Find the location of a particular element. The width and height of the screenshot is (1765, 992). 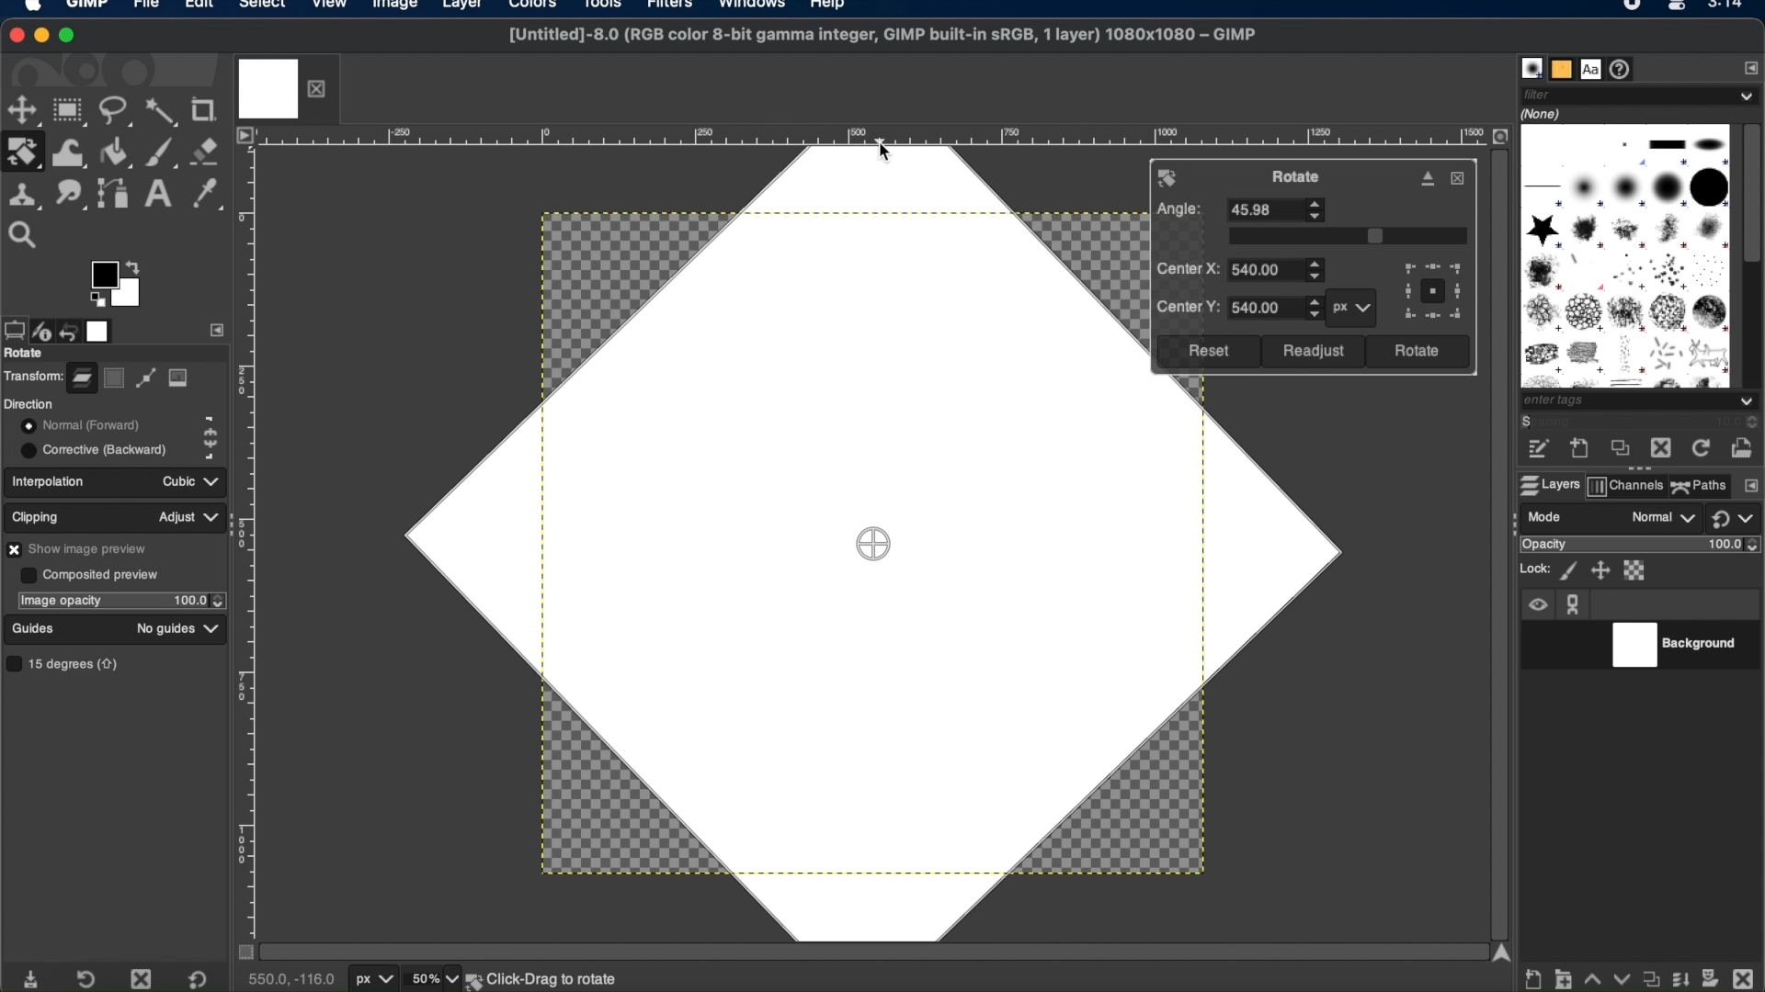

create a new brush is located at coordinates (1580, 450).